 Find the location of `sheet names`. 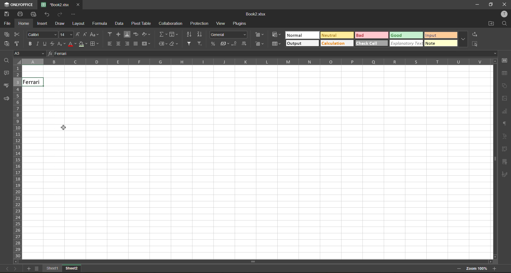

sheet names is located at coordinates (52, 269).